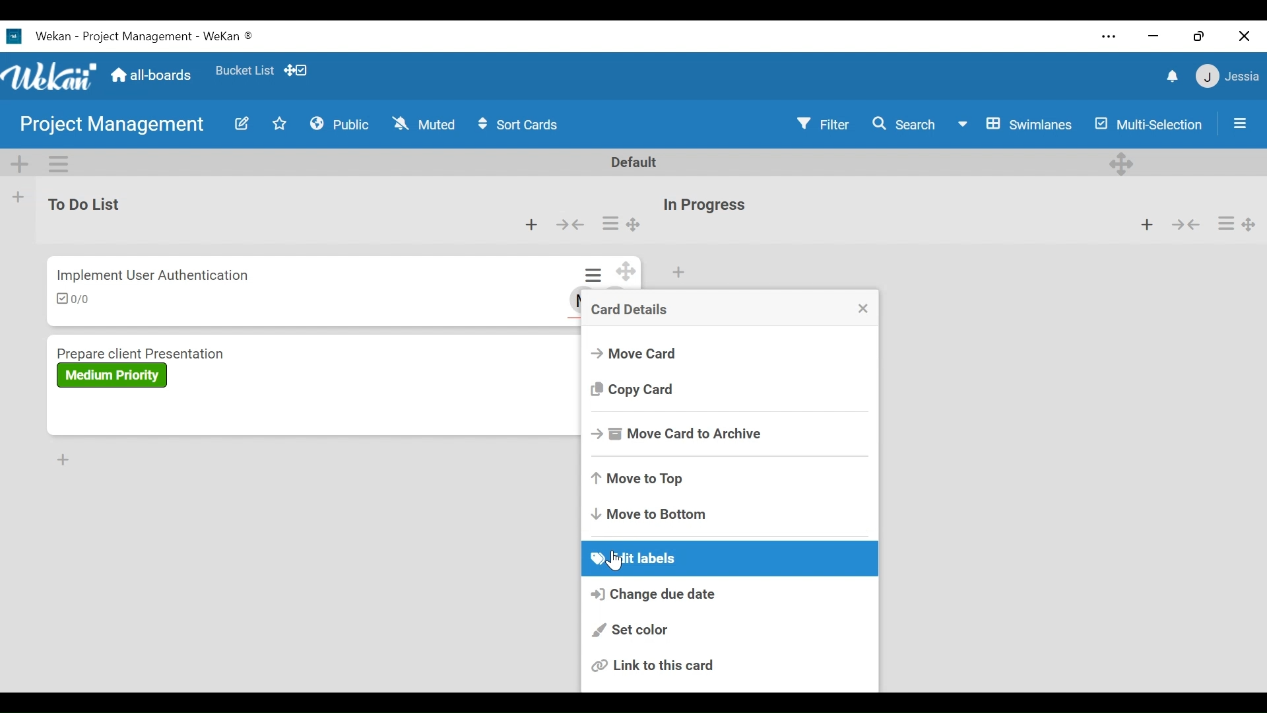  Describe the element at coordinates (244, 68) in the screenshot. I see `Favorites` at that location.